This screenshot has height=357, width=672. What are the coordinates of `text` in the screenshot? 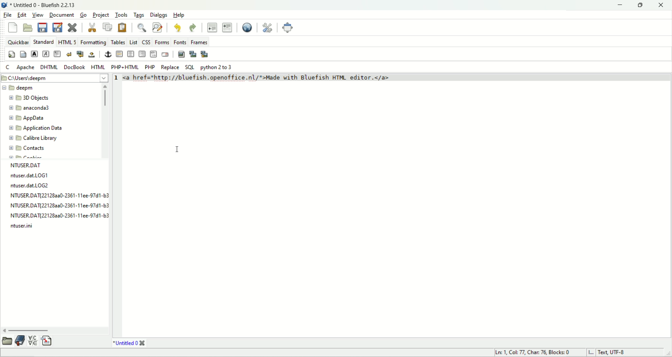 It's located at (57, 197).